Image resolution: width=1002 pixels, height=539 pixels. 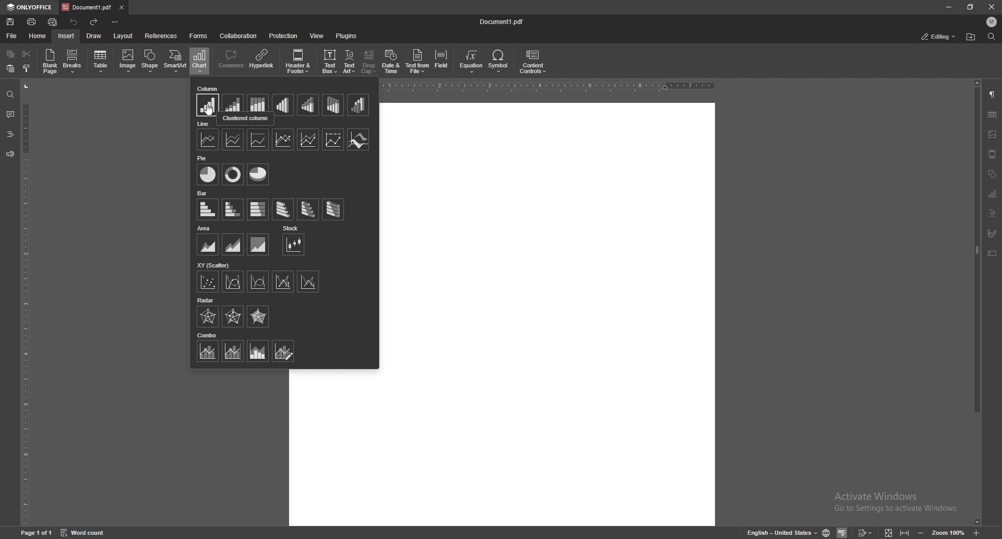 I want to click on Edit, so click(x=866, y=533).